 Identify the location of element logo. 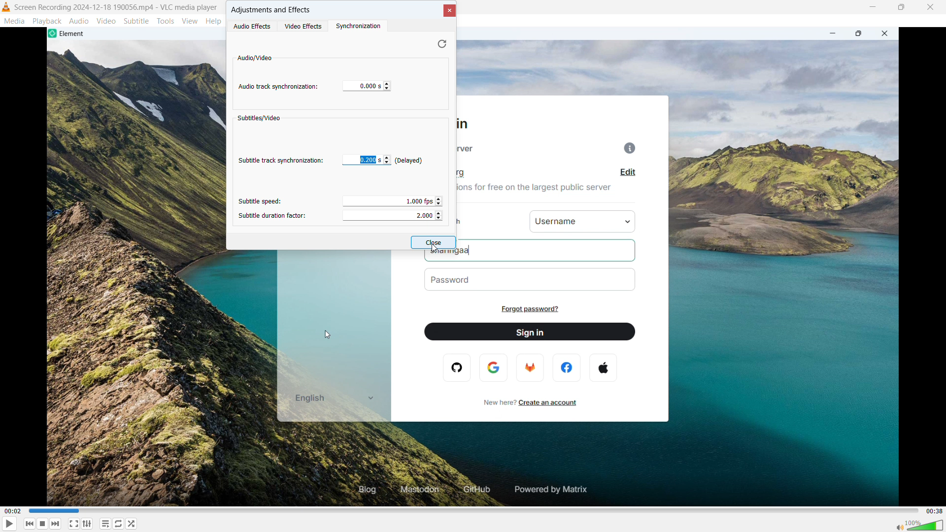
(51, 34).